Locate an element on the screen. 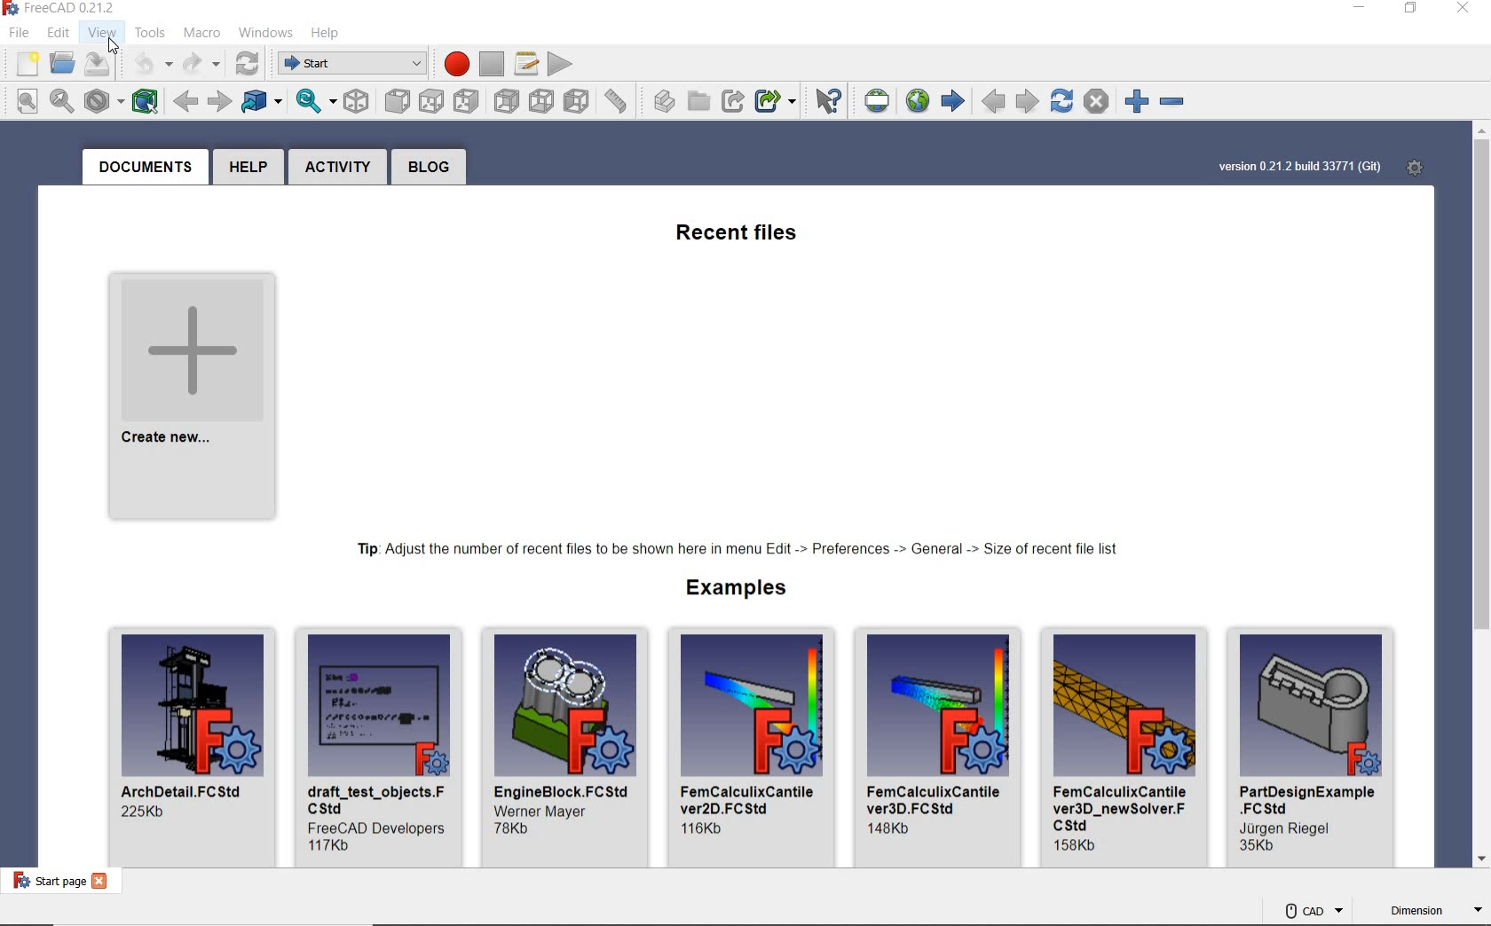 The image size is (1491, 926). set URL is located at coordinates (874, 103).